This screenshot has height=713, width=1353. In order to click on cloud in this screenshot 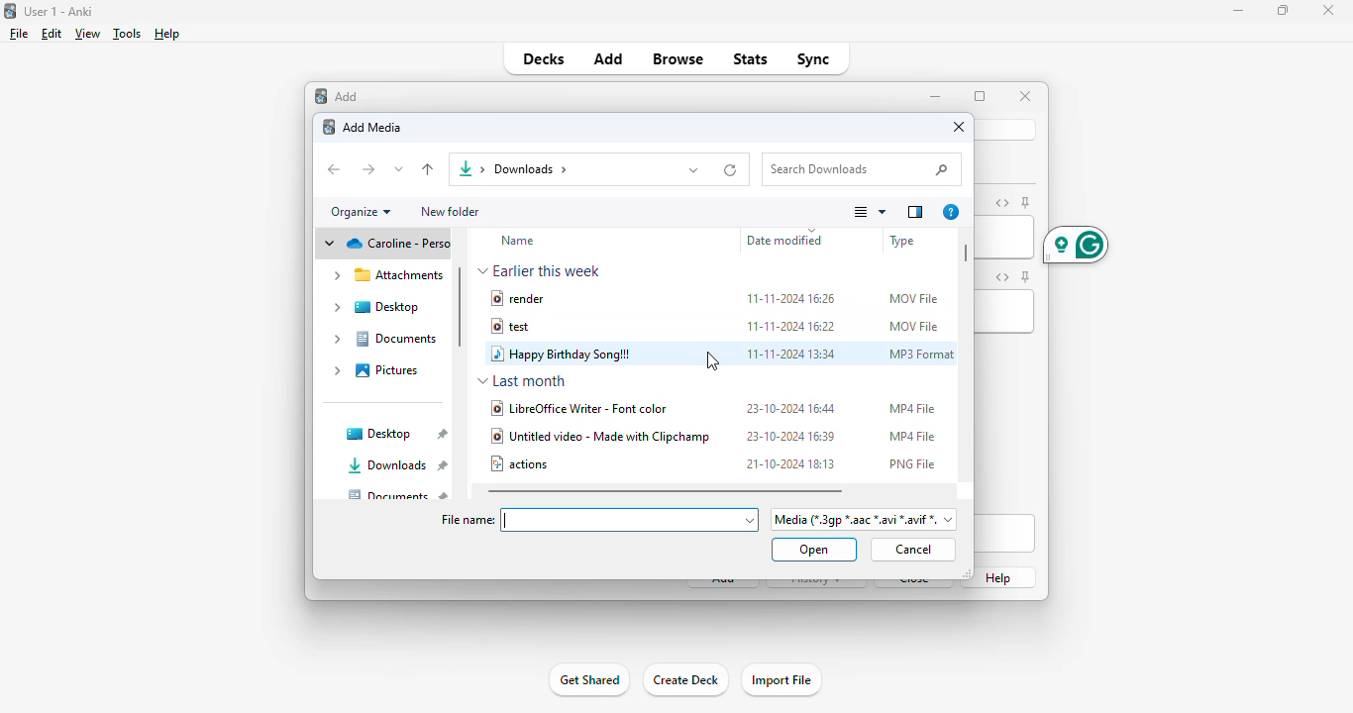, I will do `click(384, 244)`.